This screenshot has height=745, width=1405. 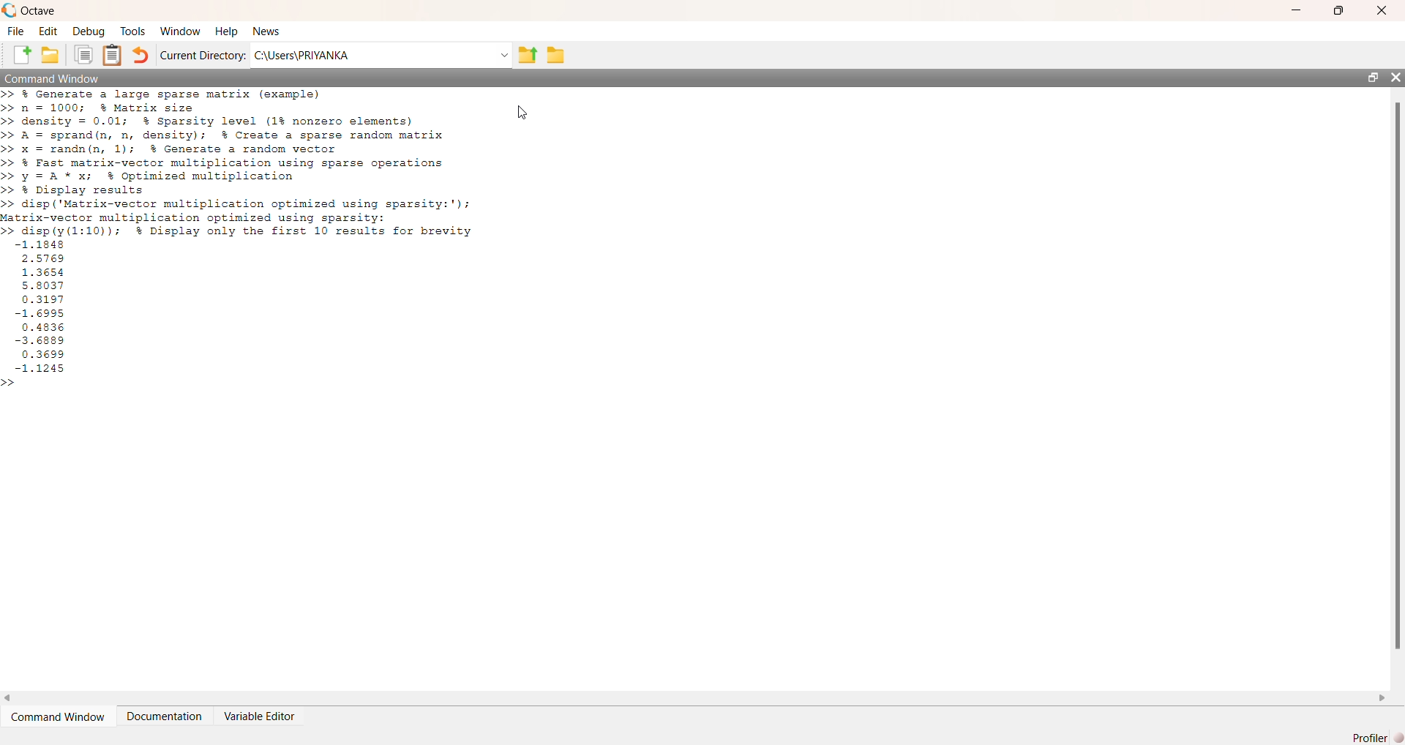 I want to click on news, so click(x=271, y=31).